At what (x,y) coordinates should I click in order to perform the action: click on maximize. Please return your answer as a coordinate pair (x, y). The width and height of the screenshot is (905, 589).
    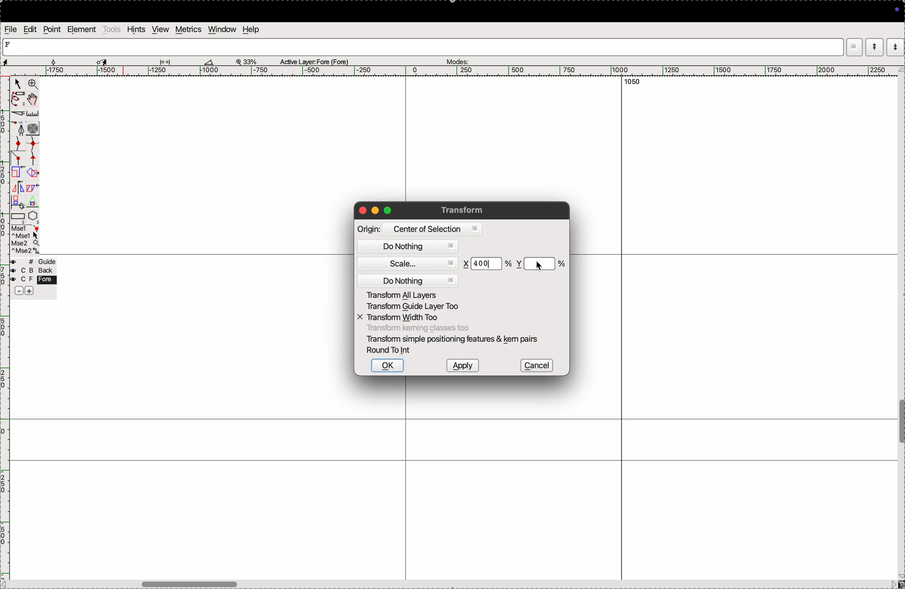
    Looking at the image, I should click on (387, 210).